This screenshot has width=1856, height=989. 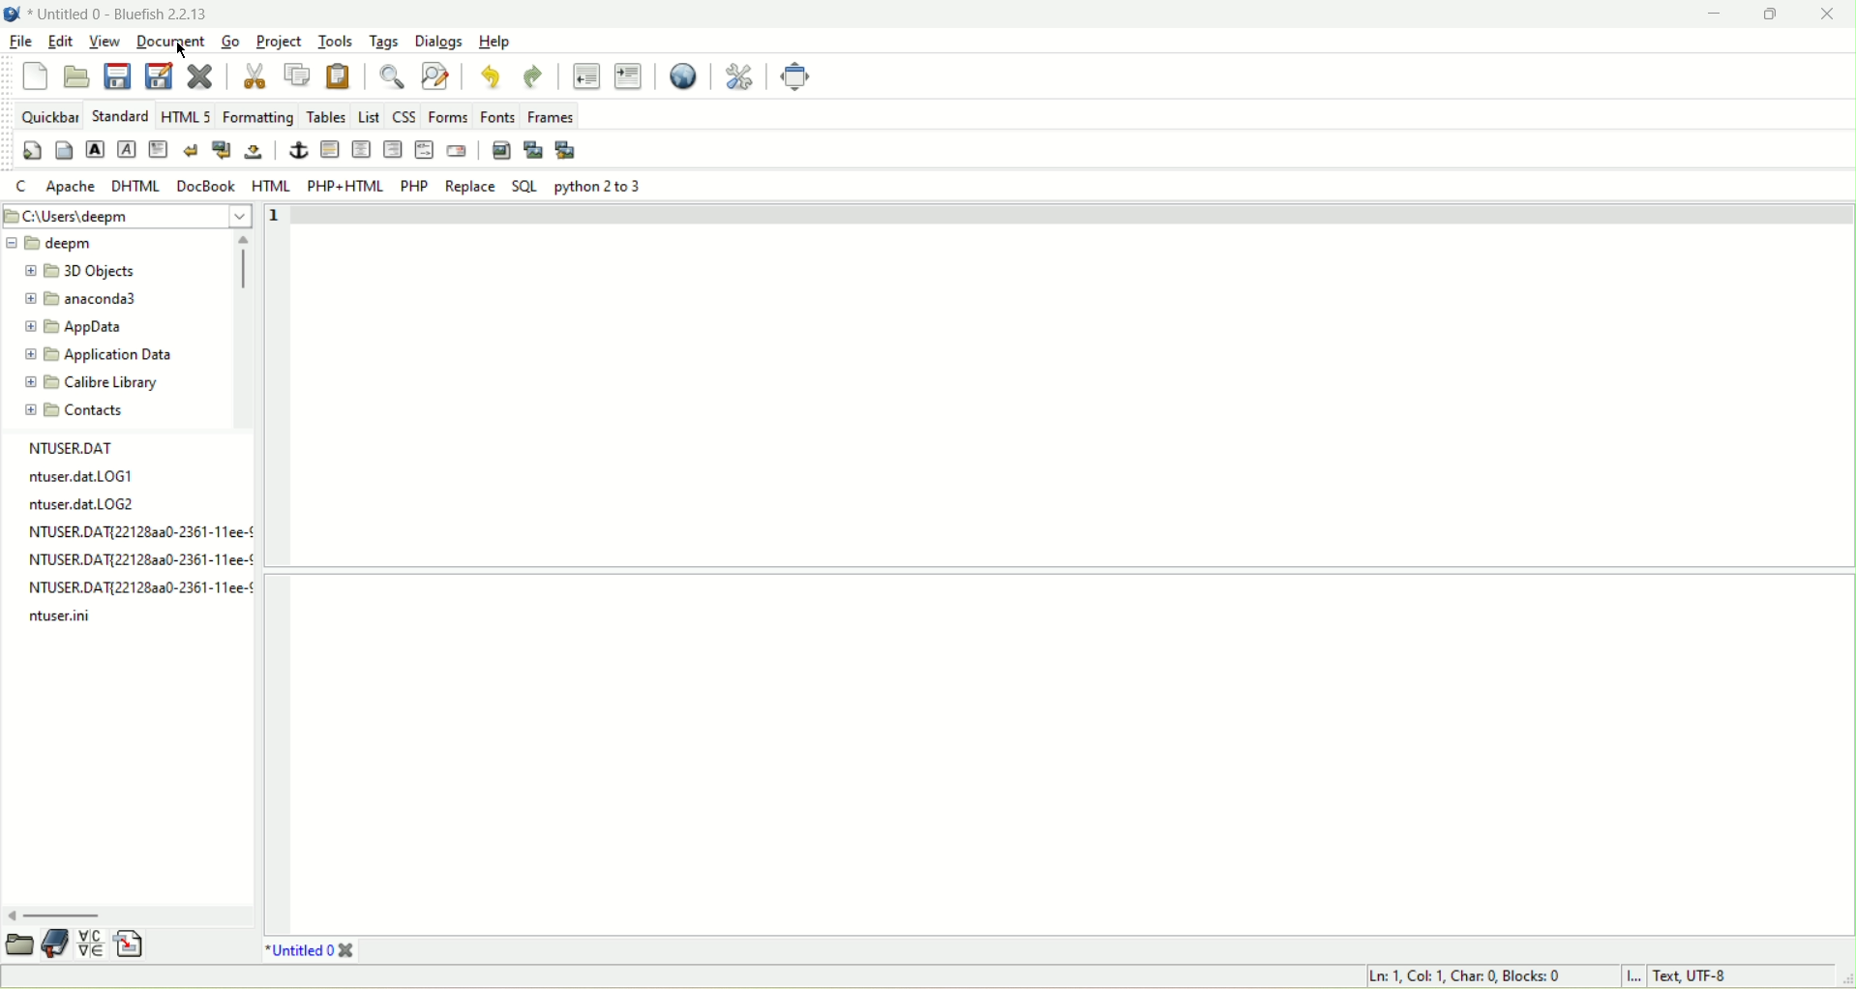 What do you see at coordinates (135, 529) in the screenshot?
I see `NTUSER.DAT{22128a3a0-2361-11ee-!` at bounding box center [135, 529].